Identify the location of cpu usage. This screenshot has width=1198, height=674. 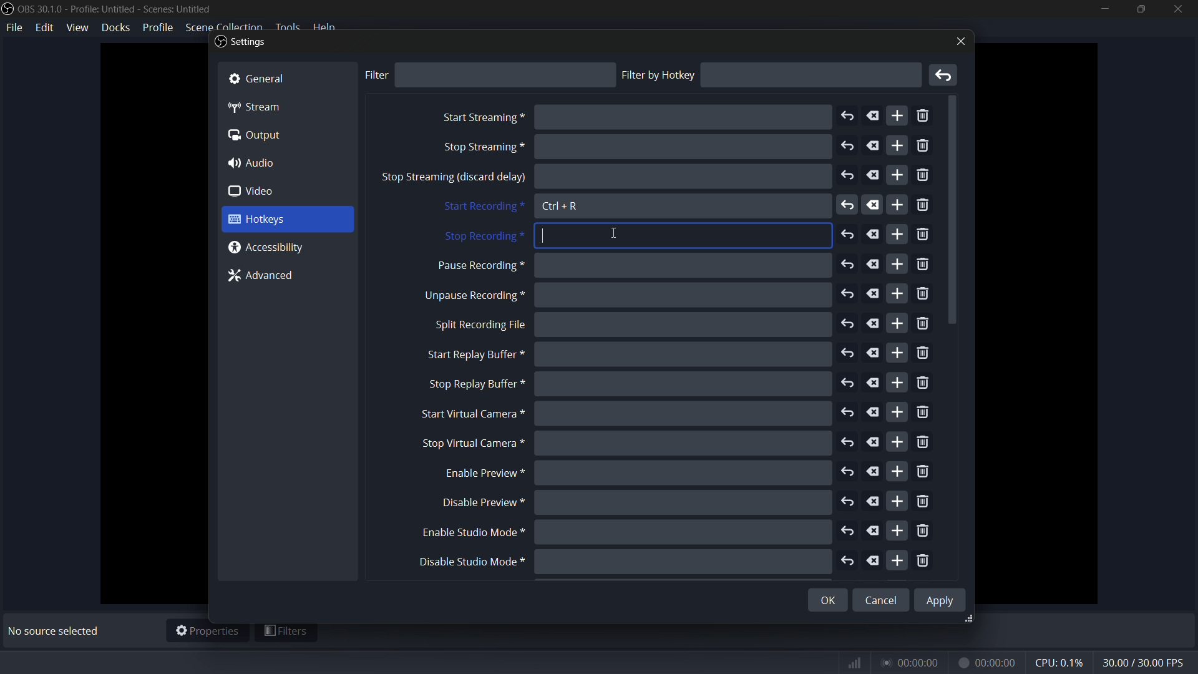
(1061, 662).